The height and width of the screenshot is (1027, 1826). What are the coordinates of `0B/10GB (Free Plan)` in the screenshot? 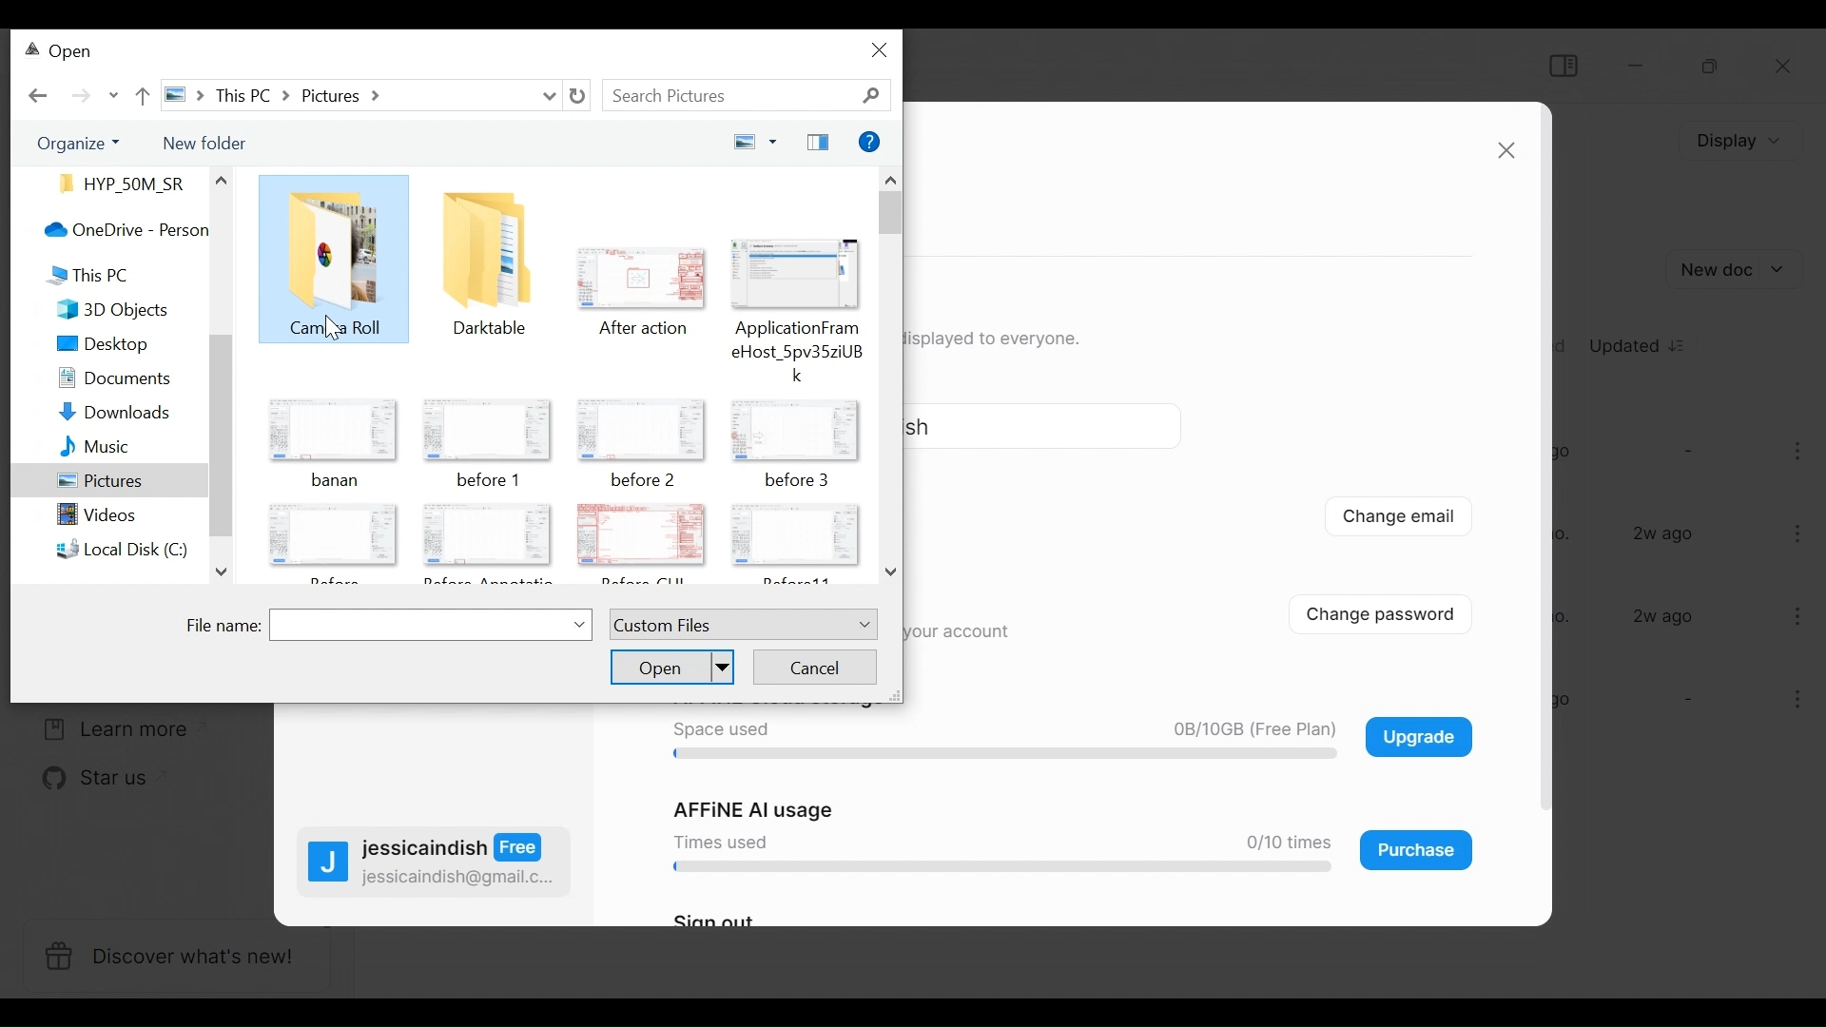 It's located at (1248, 730).